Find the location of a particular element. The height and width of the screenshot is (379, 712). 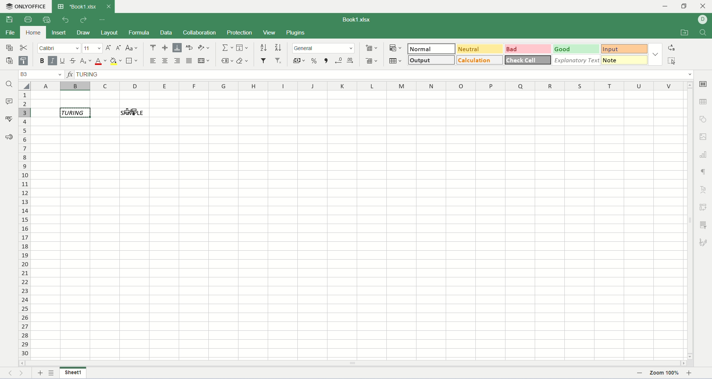

border is located at coordinates (133, 61).